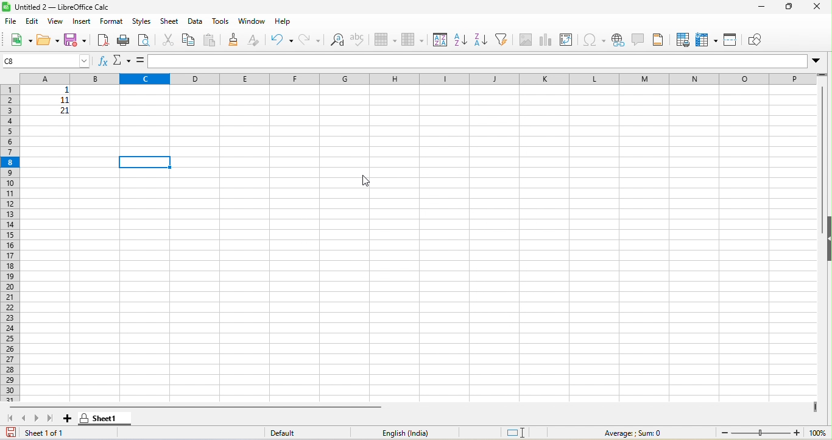 This screenshot has height=440, width=832. I want to click on cut, so click(169, 40).